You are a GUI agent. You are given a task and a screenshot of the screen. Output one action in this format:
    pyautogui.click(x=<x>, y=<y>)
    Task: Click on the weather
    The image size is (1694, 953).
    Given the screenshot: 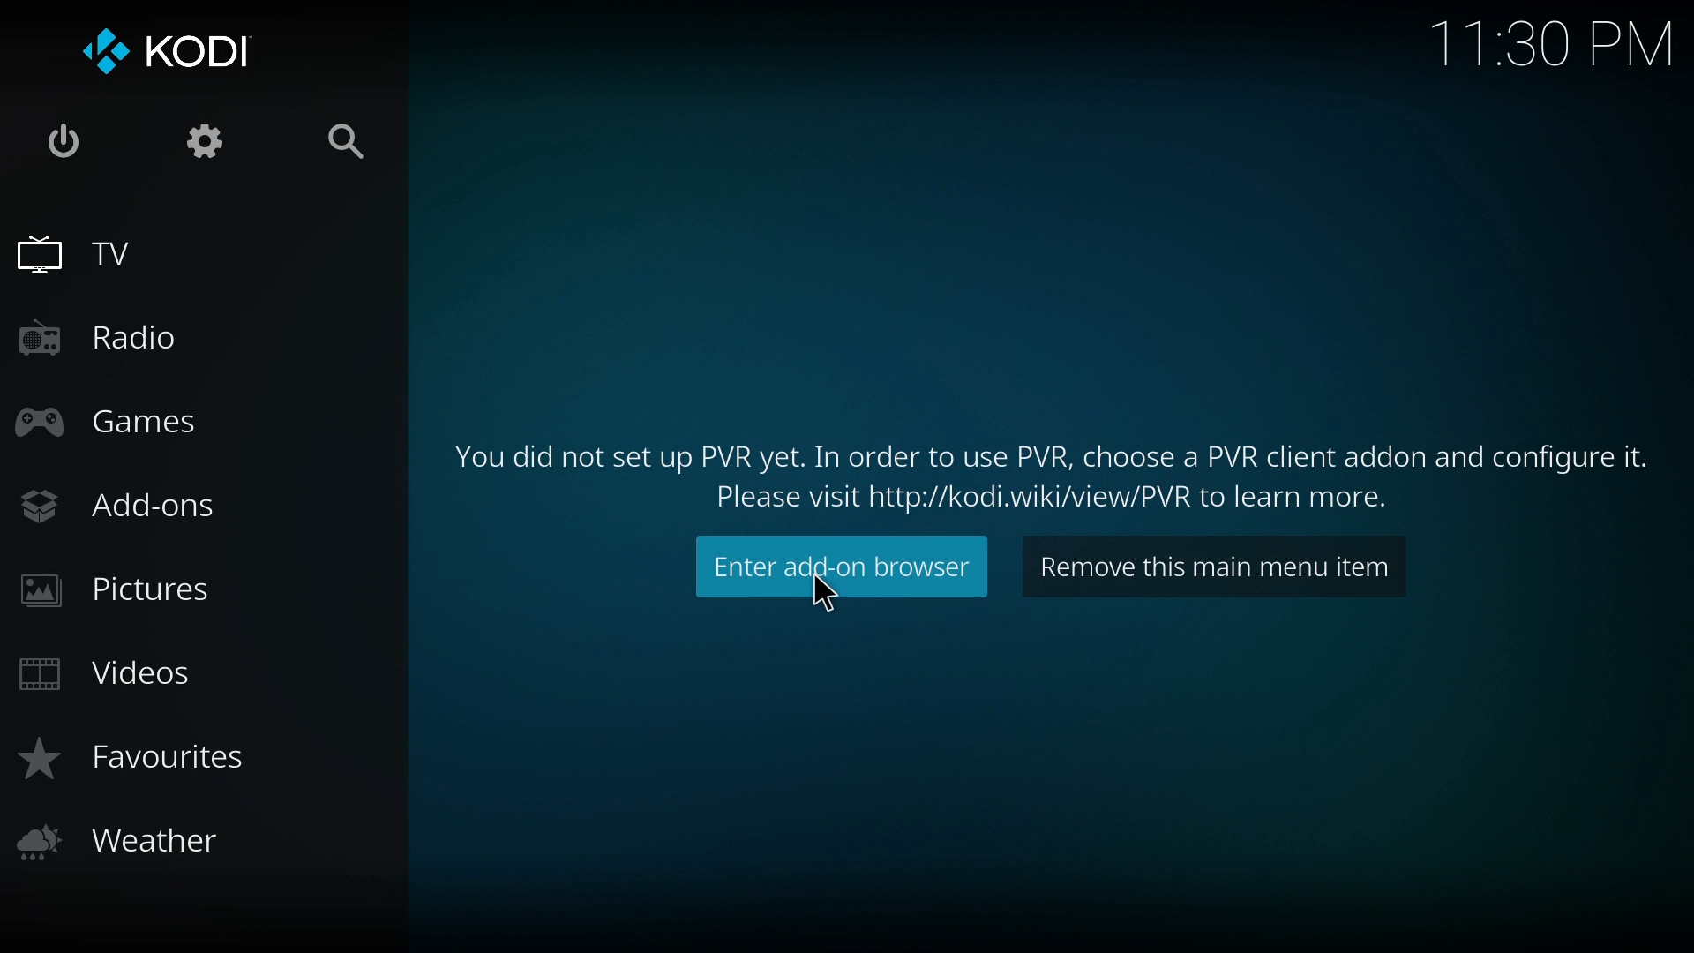 What is the action you would take?
    pyautogui.click(x=131, y=847)
    